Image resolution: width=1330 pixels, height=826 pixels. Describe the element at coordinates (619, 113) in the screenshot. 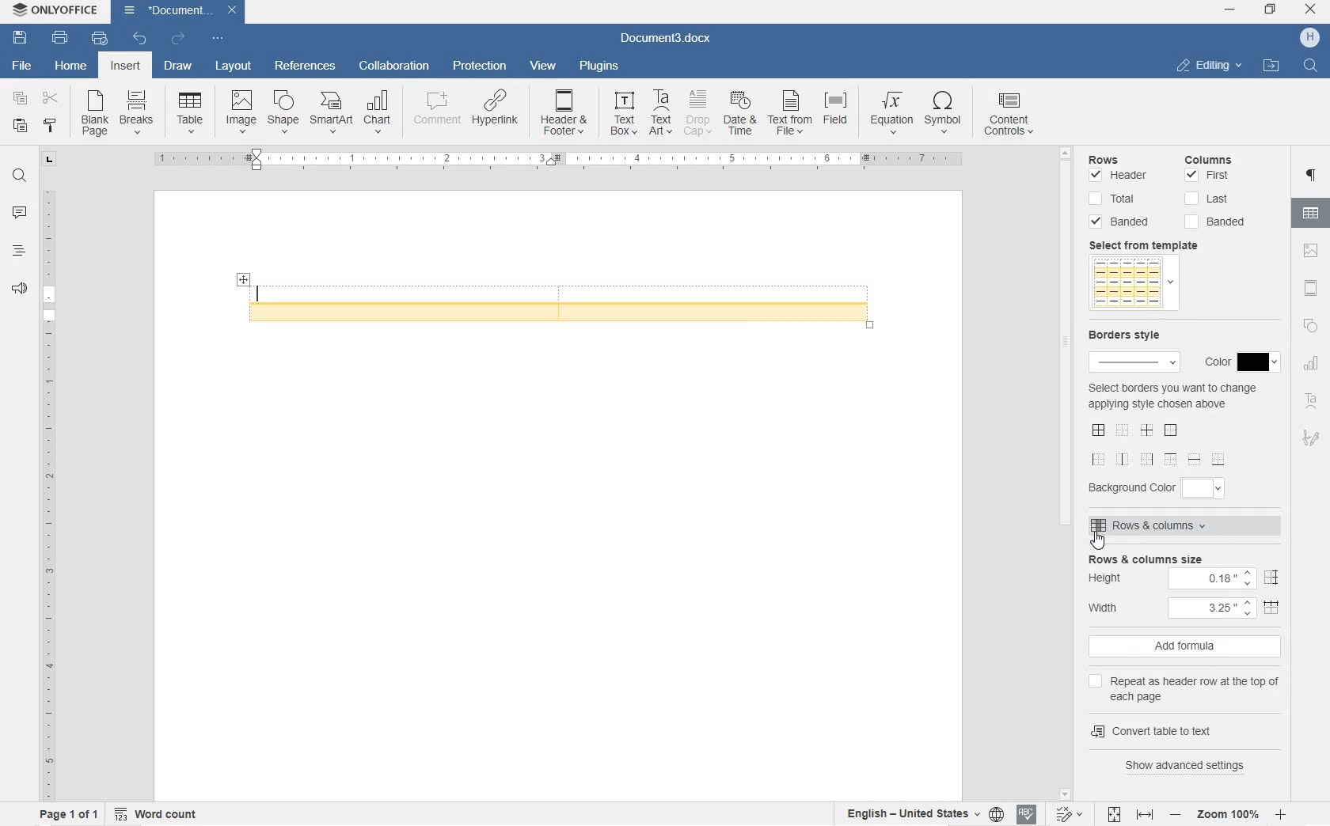

I see `TextBox` at that location.